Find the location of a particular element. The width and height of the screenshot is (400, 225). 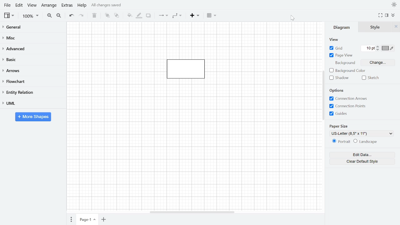

Undo is located at coordinates (72, 16).